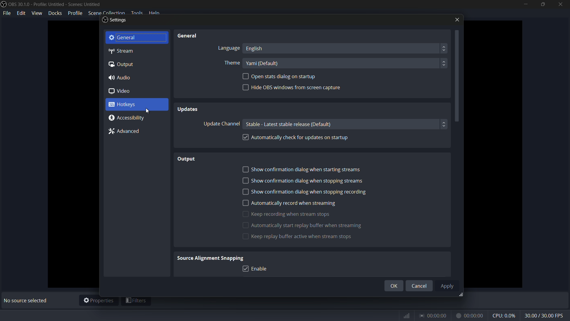 This screenshot has width=570, height=321. Describe the element at coordinates (122, 64) in the screenshot. I see `output` at that location.